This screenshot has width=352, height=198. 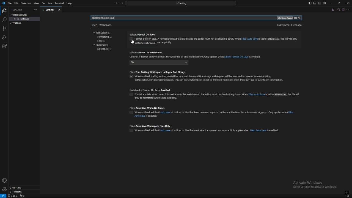 What do you see at coordinates (213, 112) in the screenshot?
I see `files auto save when no errors` at bounding box center [213, 112].